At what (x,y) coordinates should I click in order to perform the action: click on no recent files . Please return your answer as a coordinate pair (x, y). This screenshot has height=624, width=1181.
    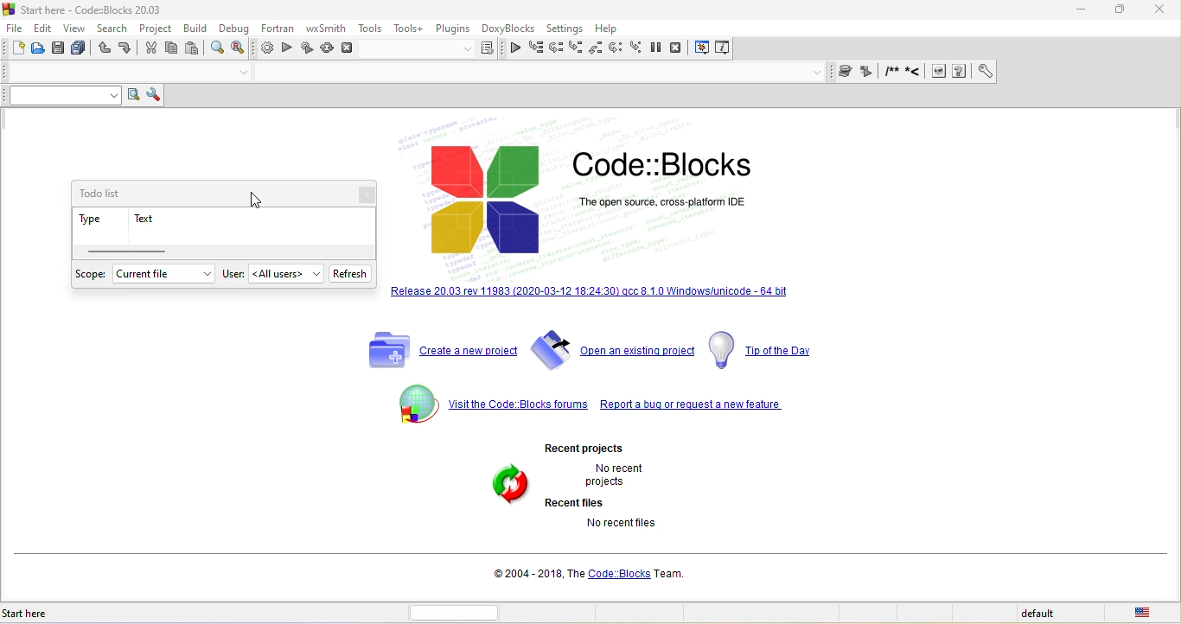
    Looking at the image, I should click on (641, 532).